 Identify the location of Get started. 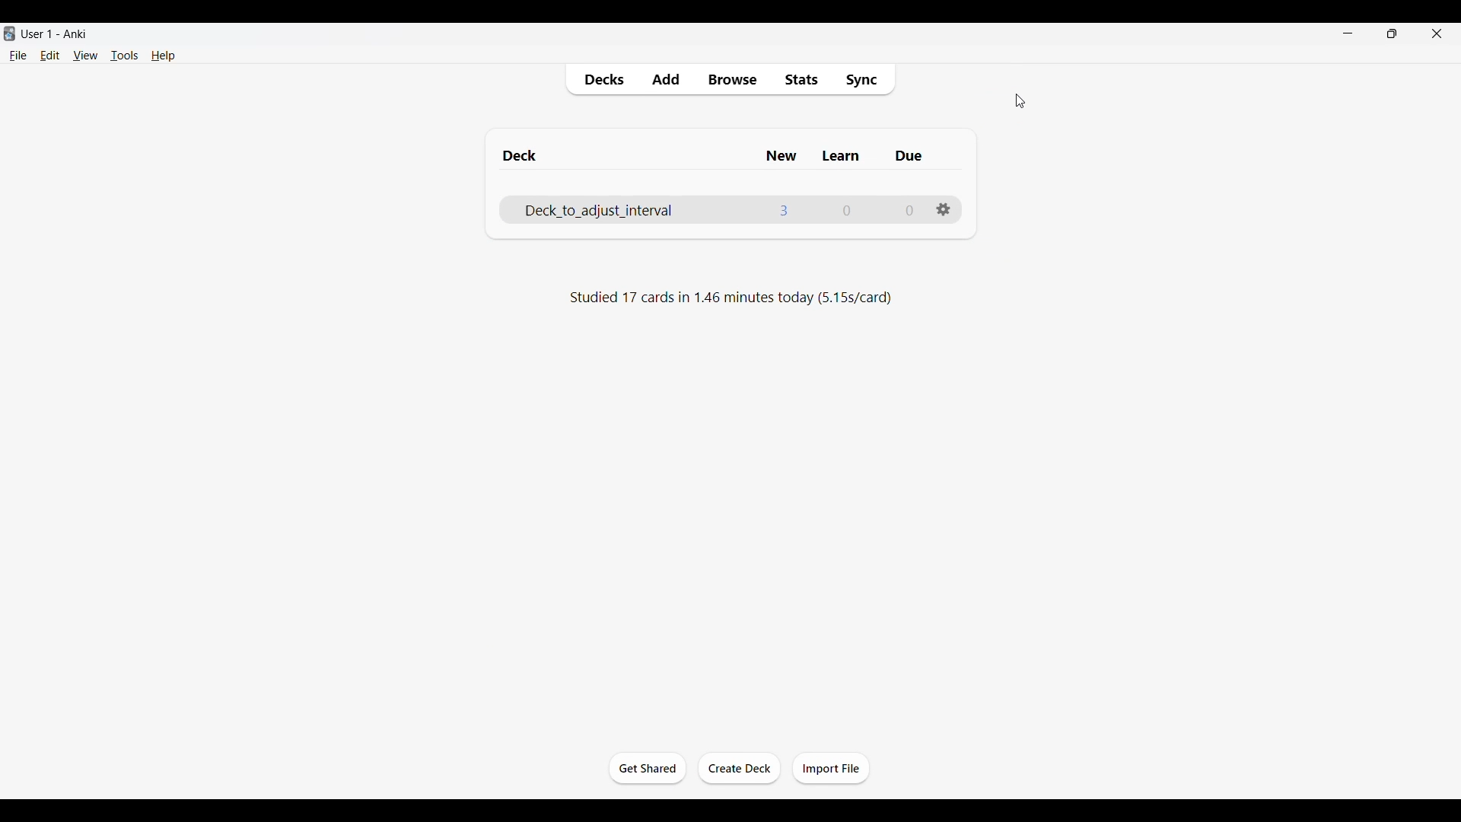
(647, 769).